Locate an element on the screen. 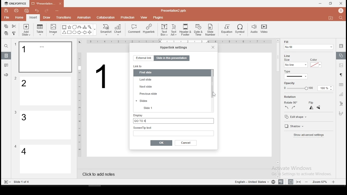  flip horizontal is located at coordinates (311, 108).